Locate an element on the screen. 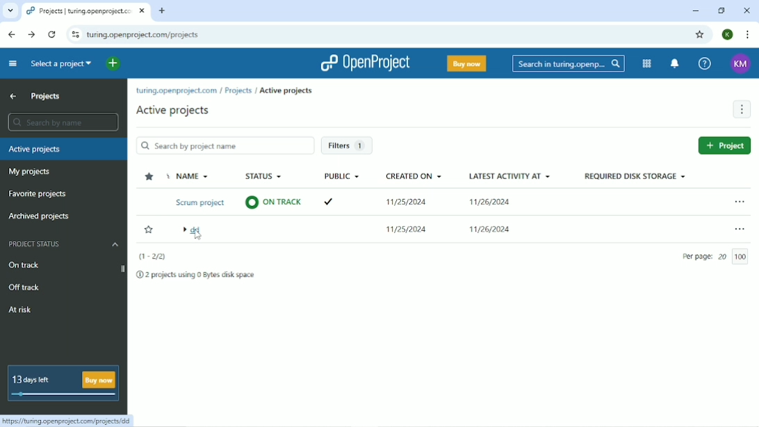 Image resolution: width=759 pixels, height=427 pixels. 13 days left buy noq is located at coordinates (64, 382).